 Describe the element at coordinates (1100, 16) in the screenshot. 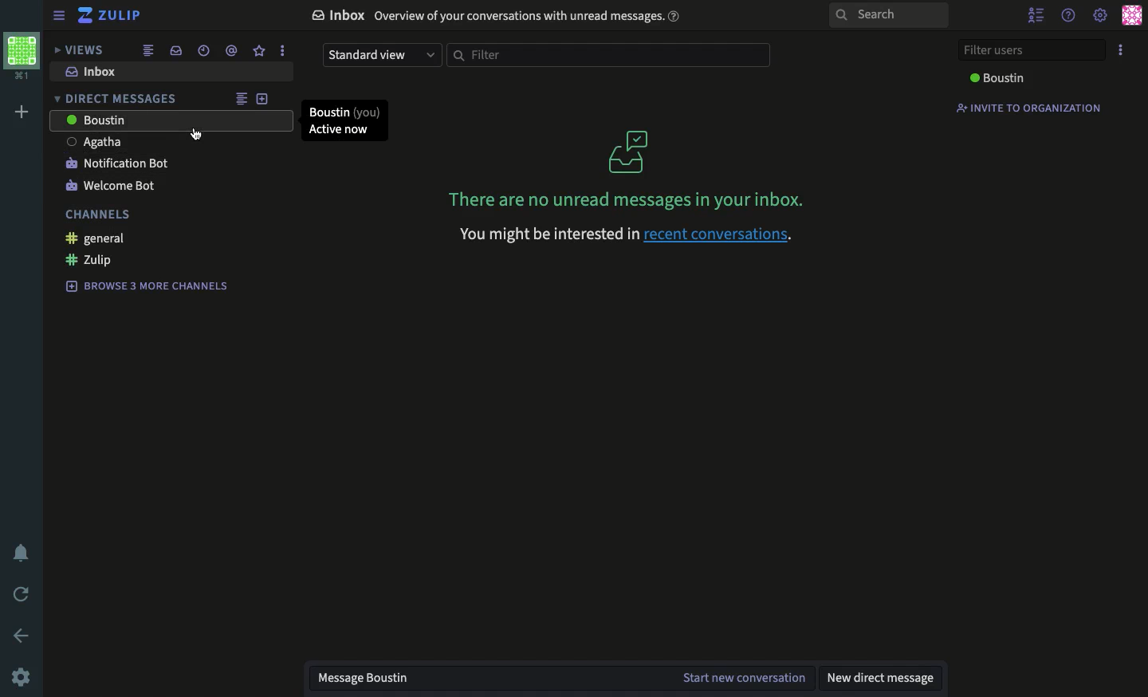

I see `settings` at that location.